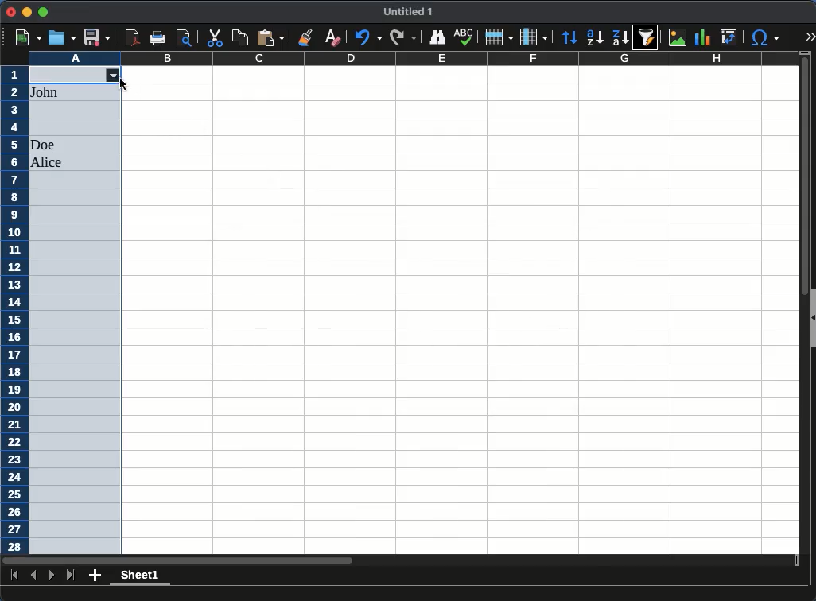 Image resolution: width=816 pixels, height=601 pixels. I want to click on next sheet, so click(50, 575).